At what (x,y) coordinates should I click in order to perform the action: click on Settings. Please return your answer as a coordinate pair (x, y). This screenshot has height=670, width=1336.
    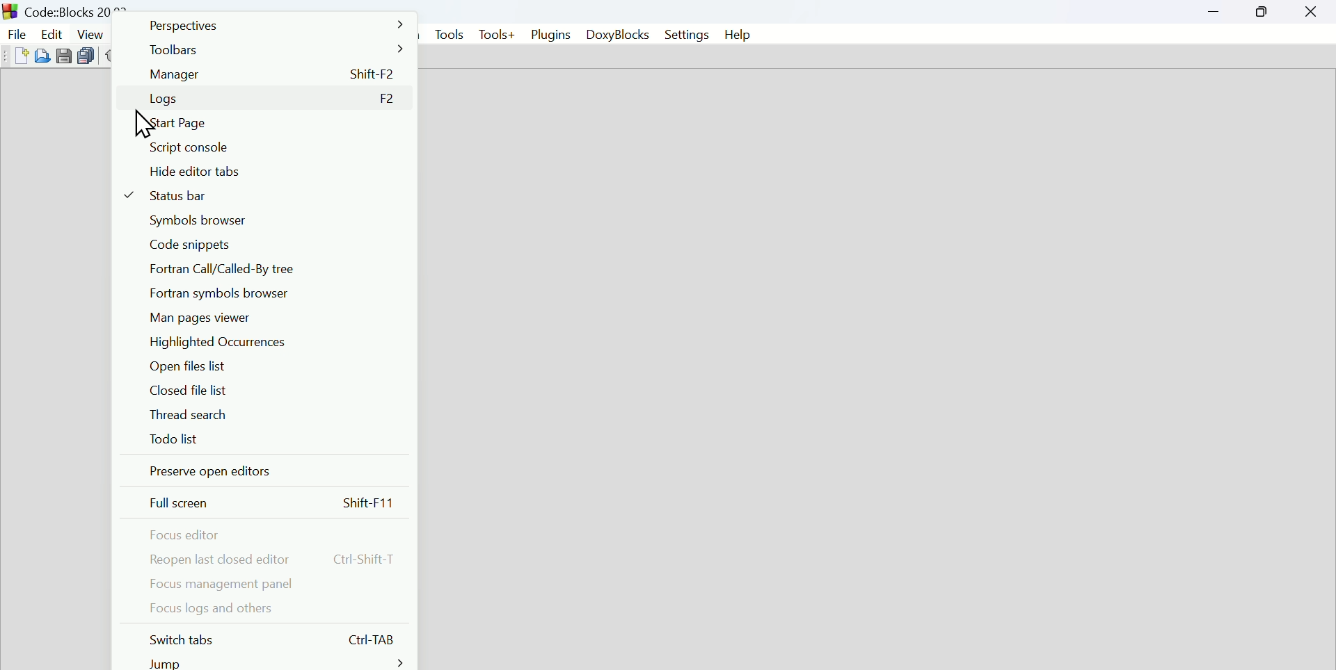
    Looking at the image, I should click on (686, 34).